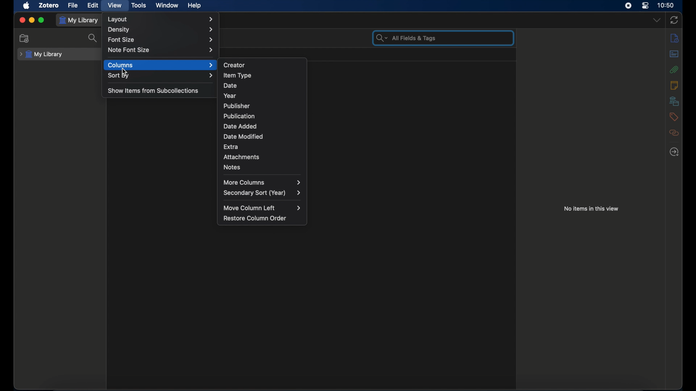 This screenshot has height=391, width=696. Describe the element at coordinates (666, 5) in the screenshot. I see `time` at that location.